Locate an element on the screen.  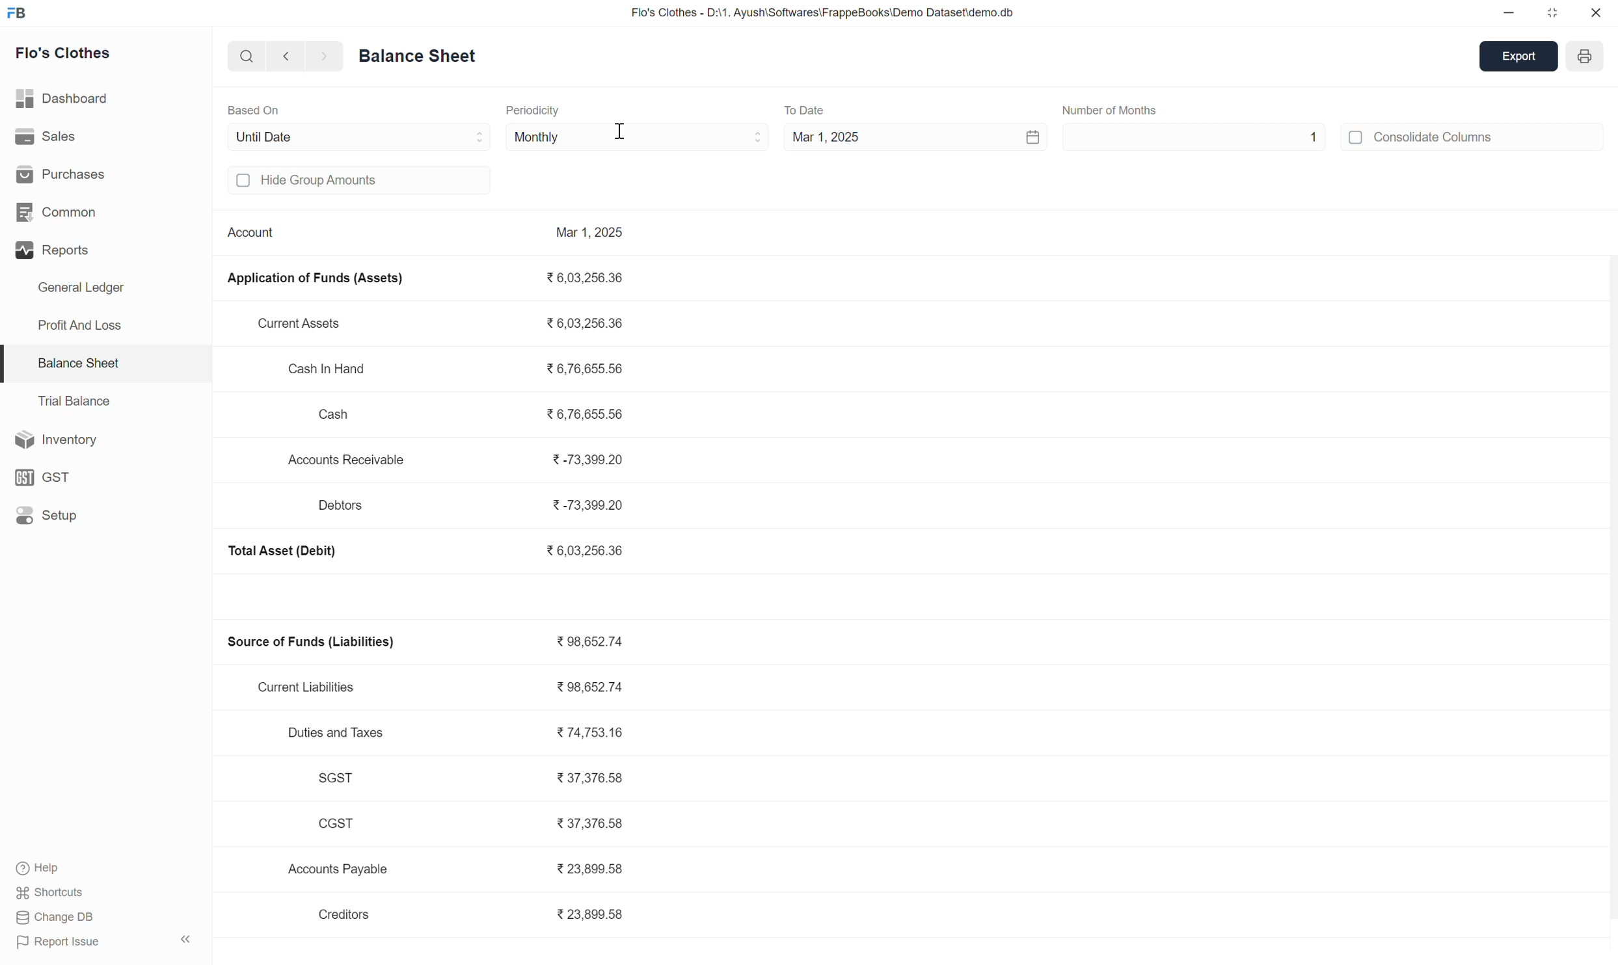
export is located at coordinates (1518, 57).